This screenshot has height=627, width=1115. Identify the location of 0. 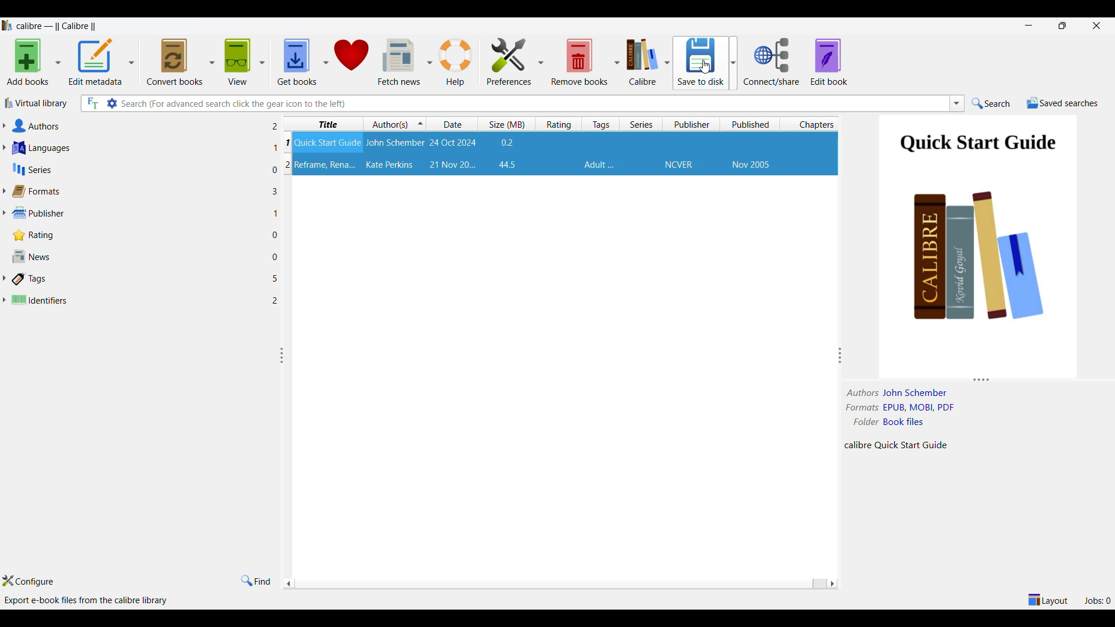
(271, 171).